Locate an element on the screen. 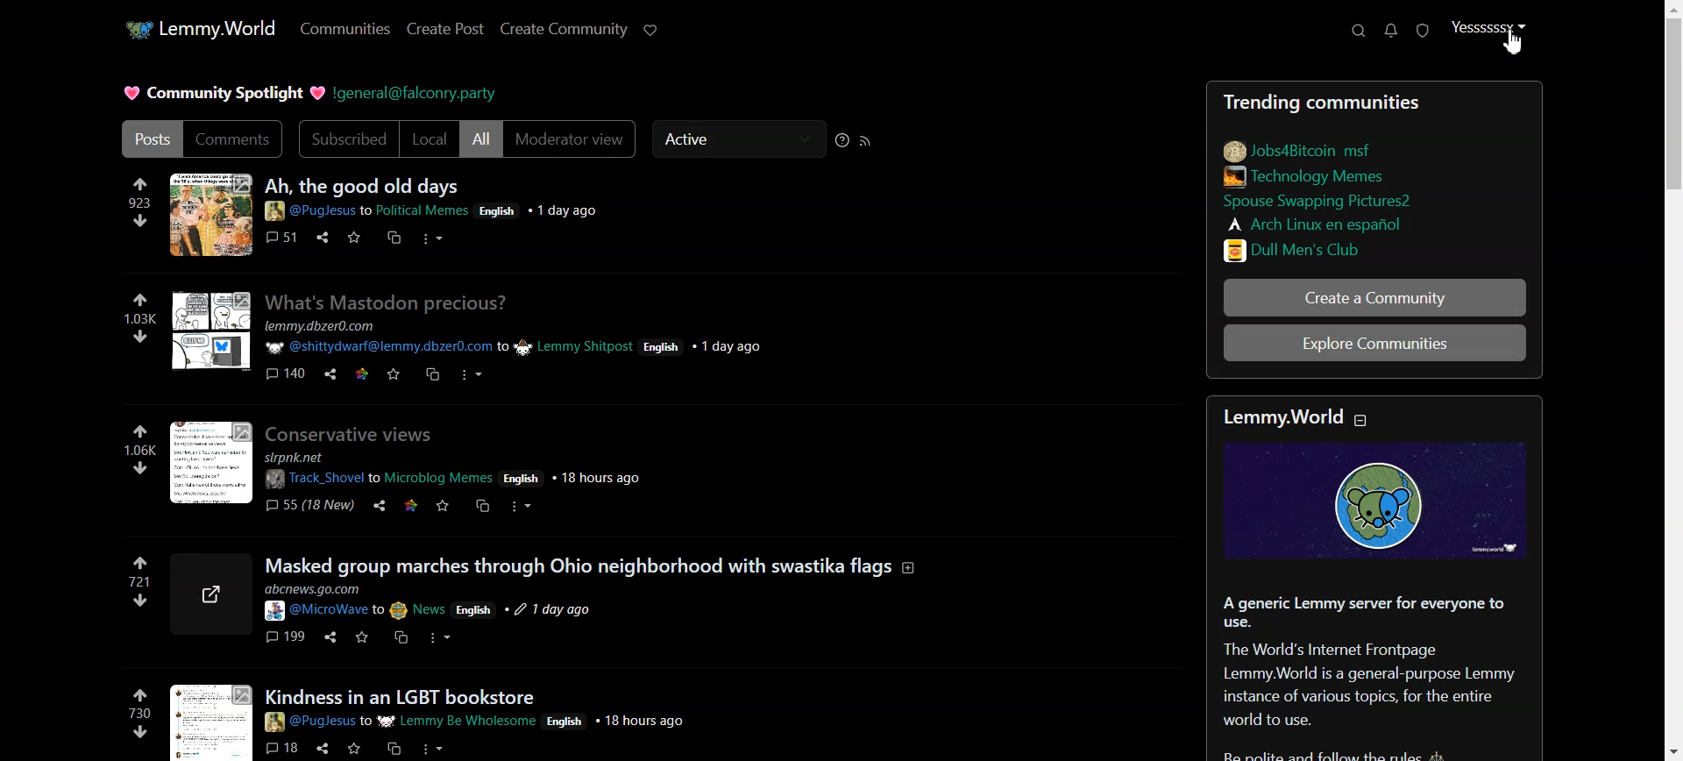 This screenshot has width=1683, height=761. Text is located at coordinates (1378, 675).